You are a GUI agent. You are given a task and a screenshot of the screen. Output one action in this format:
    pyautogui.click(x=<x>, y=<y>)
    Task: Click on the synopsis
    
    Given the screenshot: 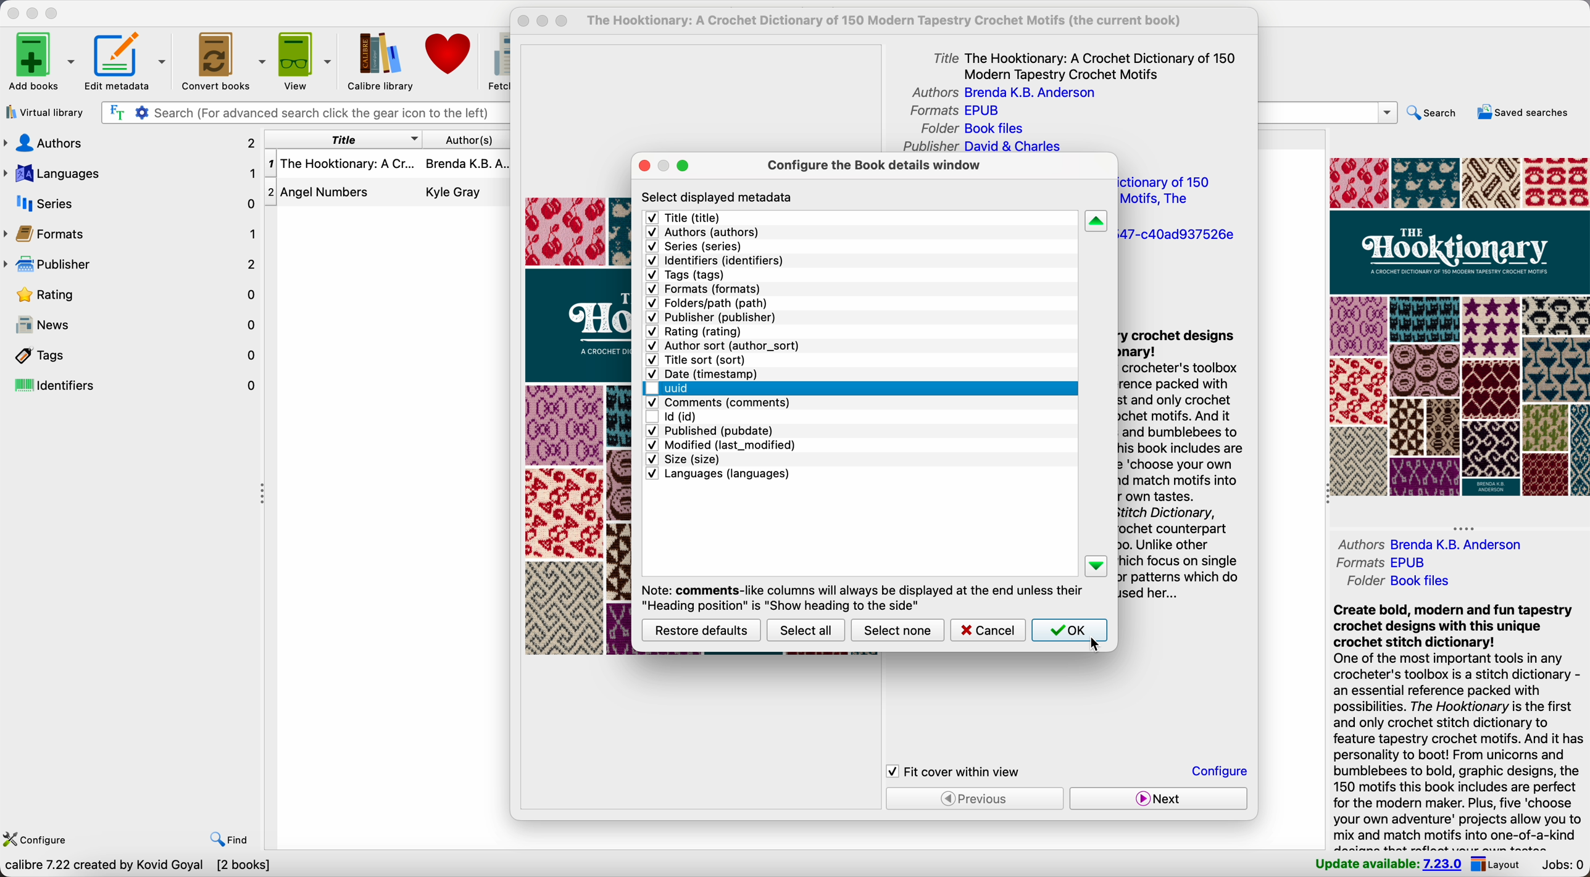 What is the action you would take?
    pyautogui.click(x=1181, y=468)
    